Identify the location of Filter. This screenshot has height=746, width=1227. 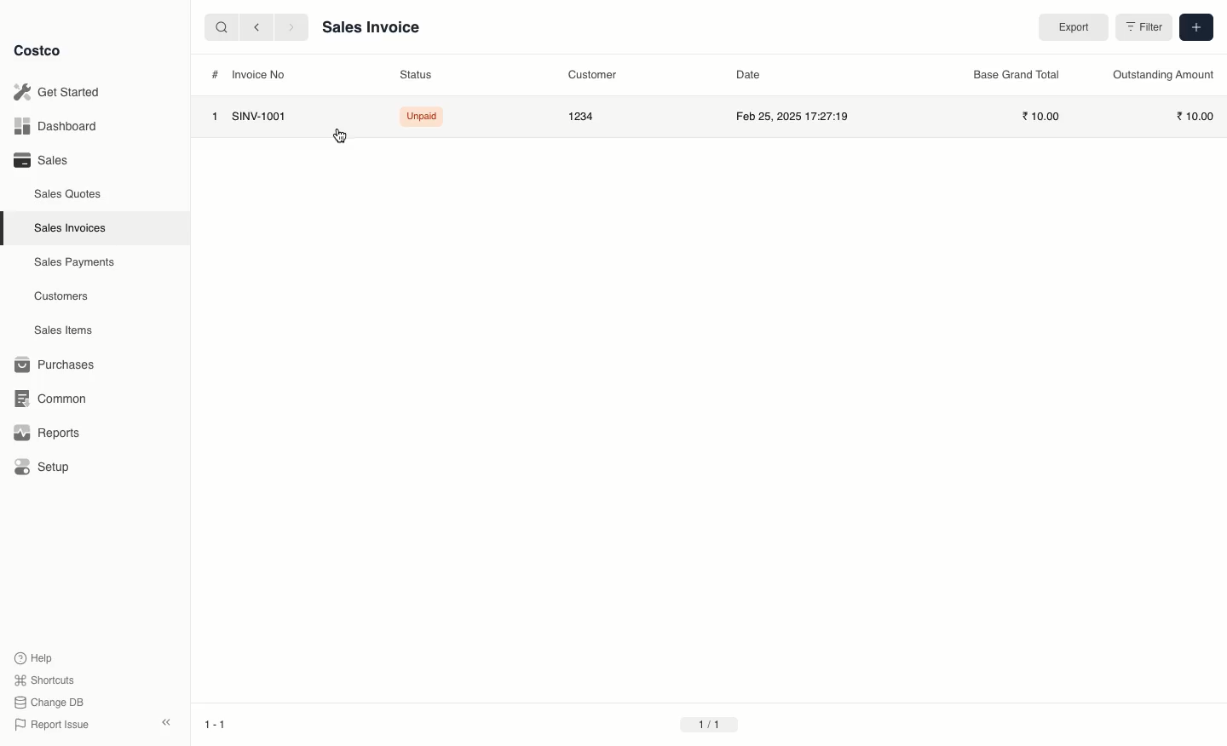
(1141, 29).